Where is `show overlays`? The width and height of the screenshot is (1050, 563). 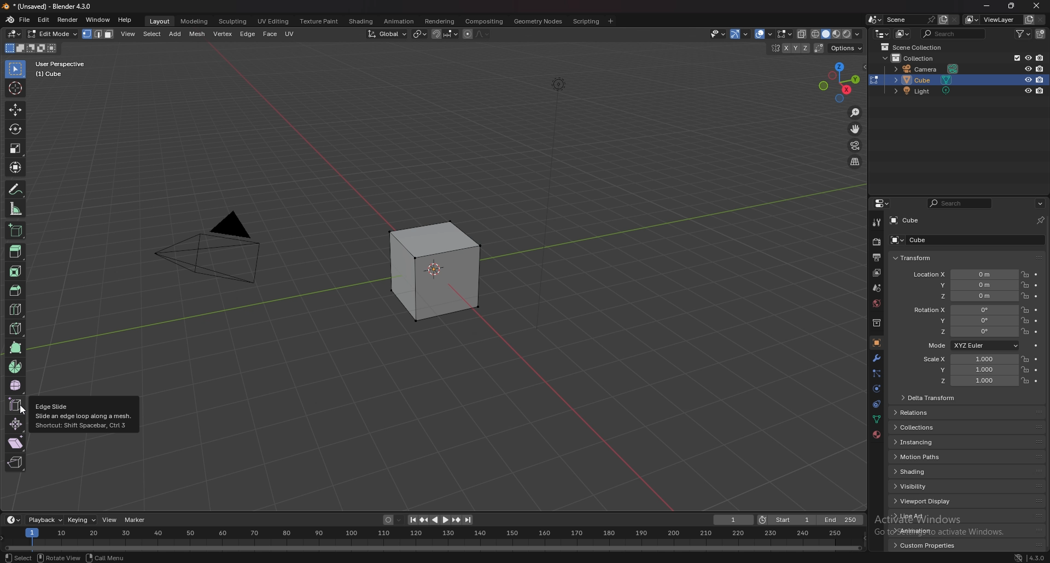 show overlays is located at coordinates (783, 34).